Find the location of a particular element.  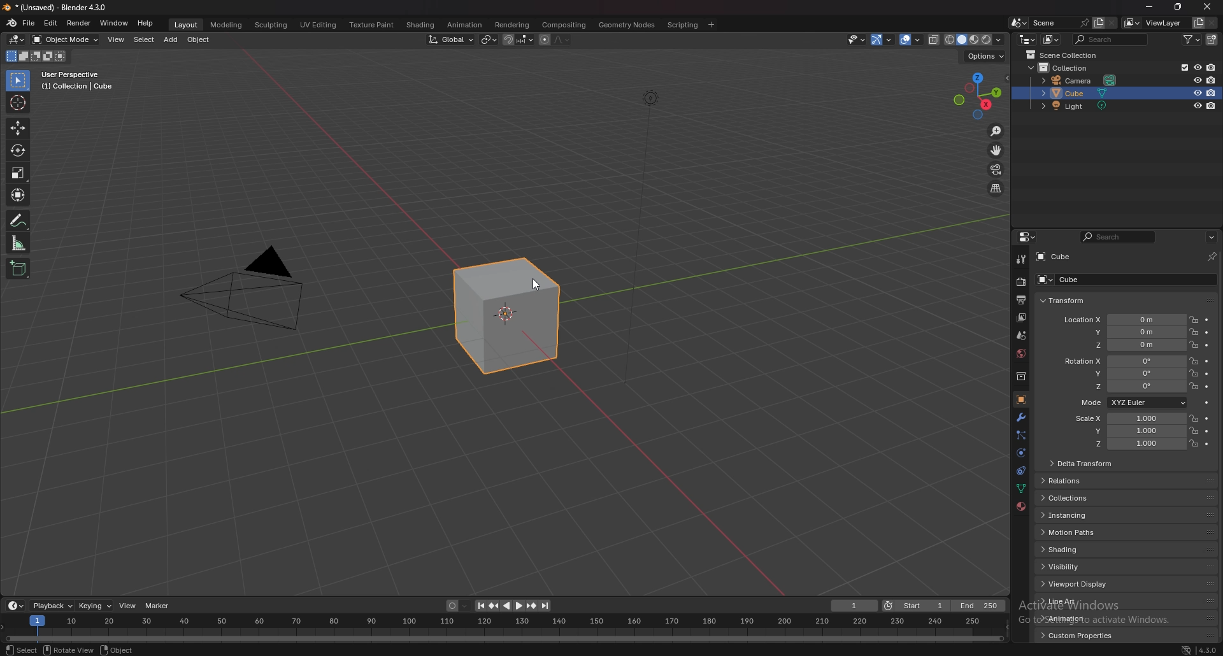

animate property is located at coordinates (1206, 374).